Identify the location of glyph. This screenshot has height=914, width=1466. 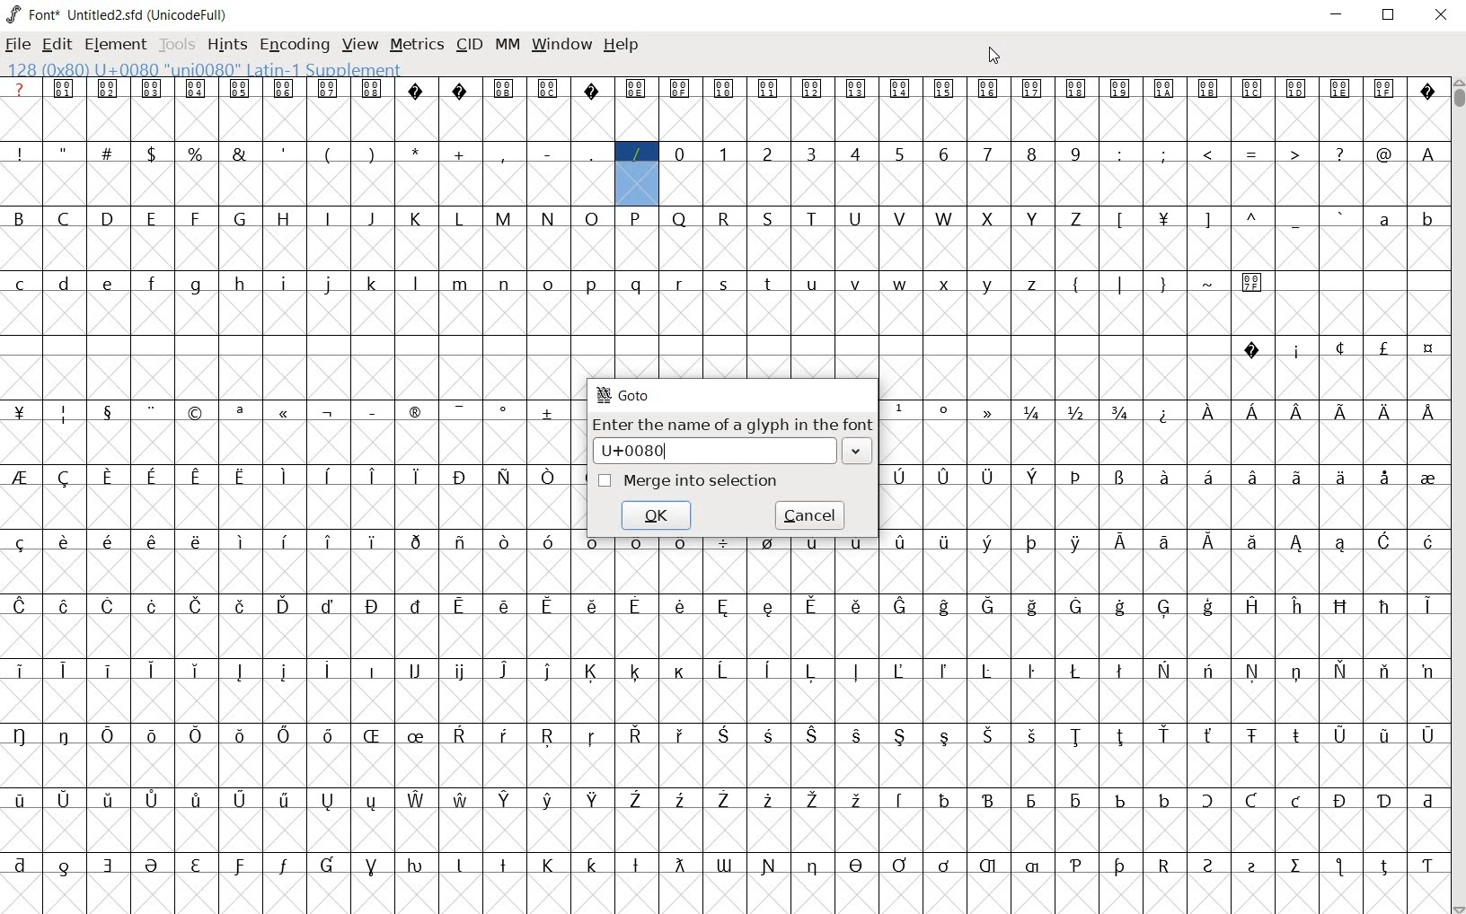
(1341, 606).